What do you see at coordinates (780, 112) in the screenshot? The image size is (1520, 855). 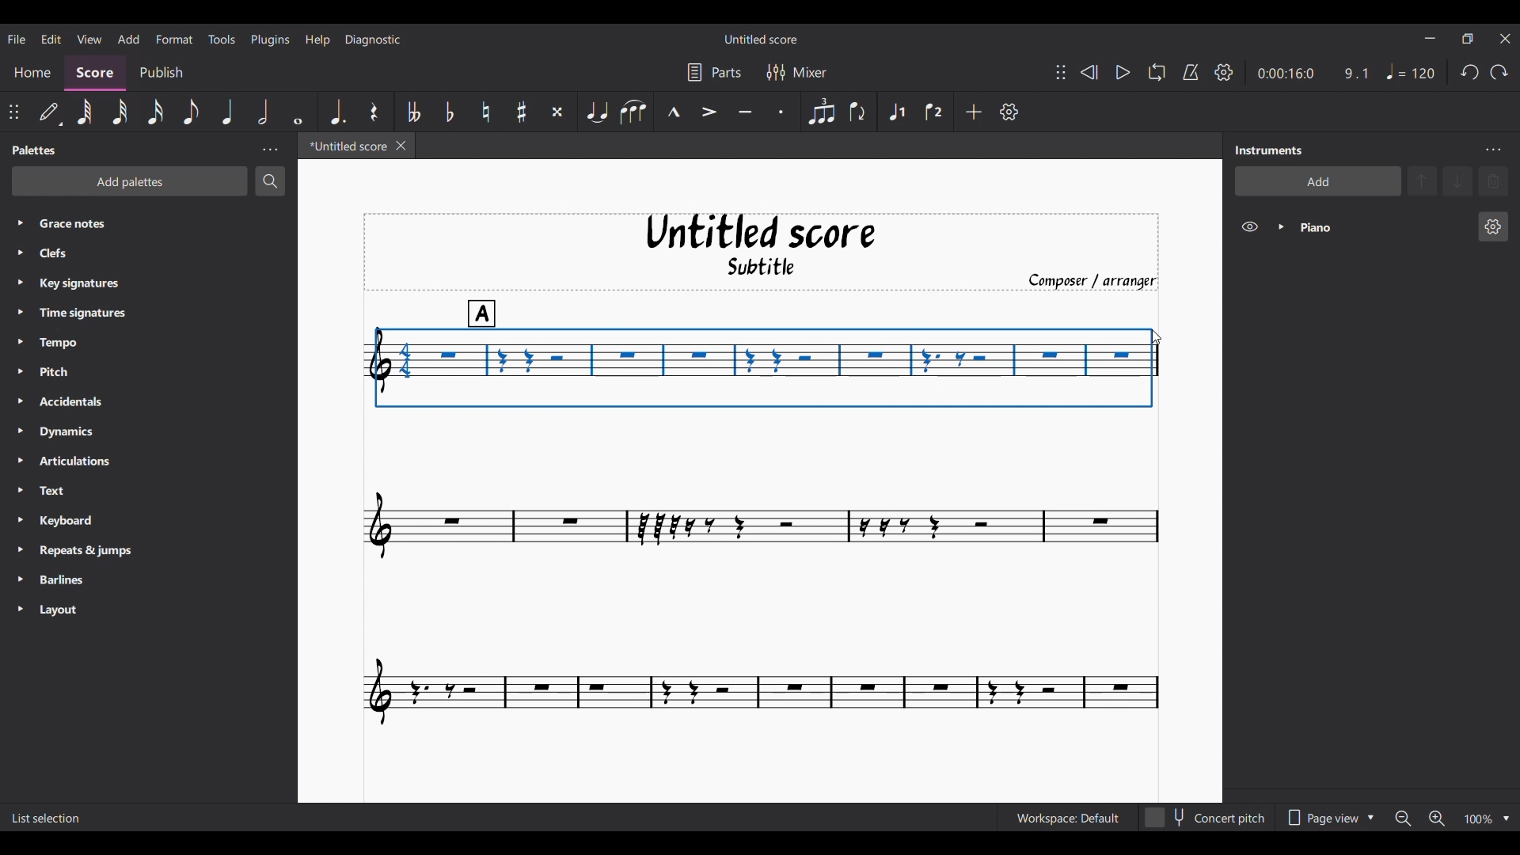 I see `Staccato` at bounding box center [780, 112].